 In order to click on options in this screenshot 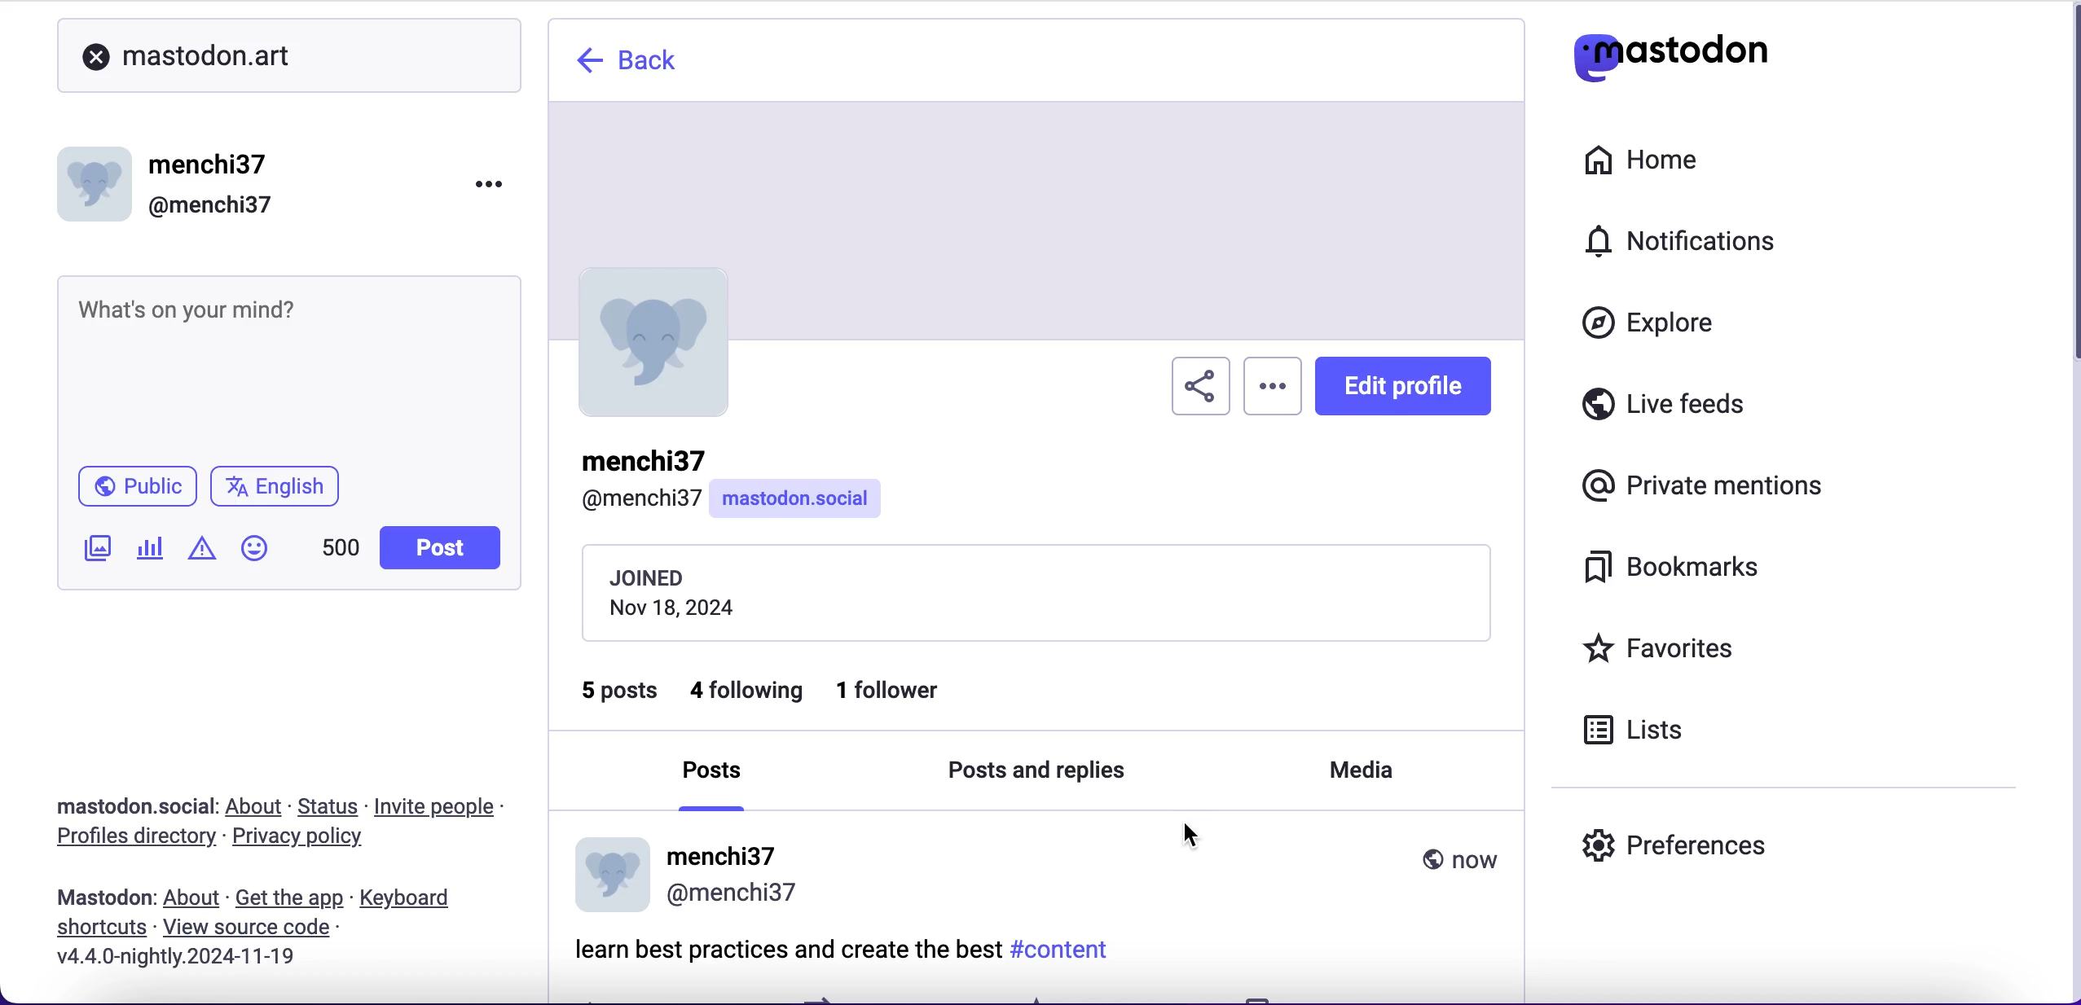, I will do `click(476, 191)`.